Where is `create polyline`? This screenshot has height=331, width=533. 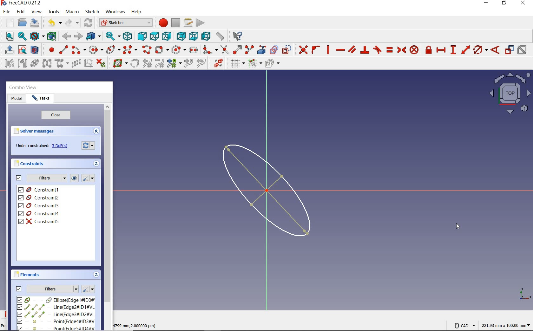
create polyline is located at coordinates (146, 50).